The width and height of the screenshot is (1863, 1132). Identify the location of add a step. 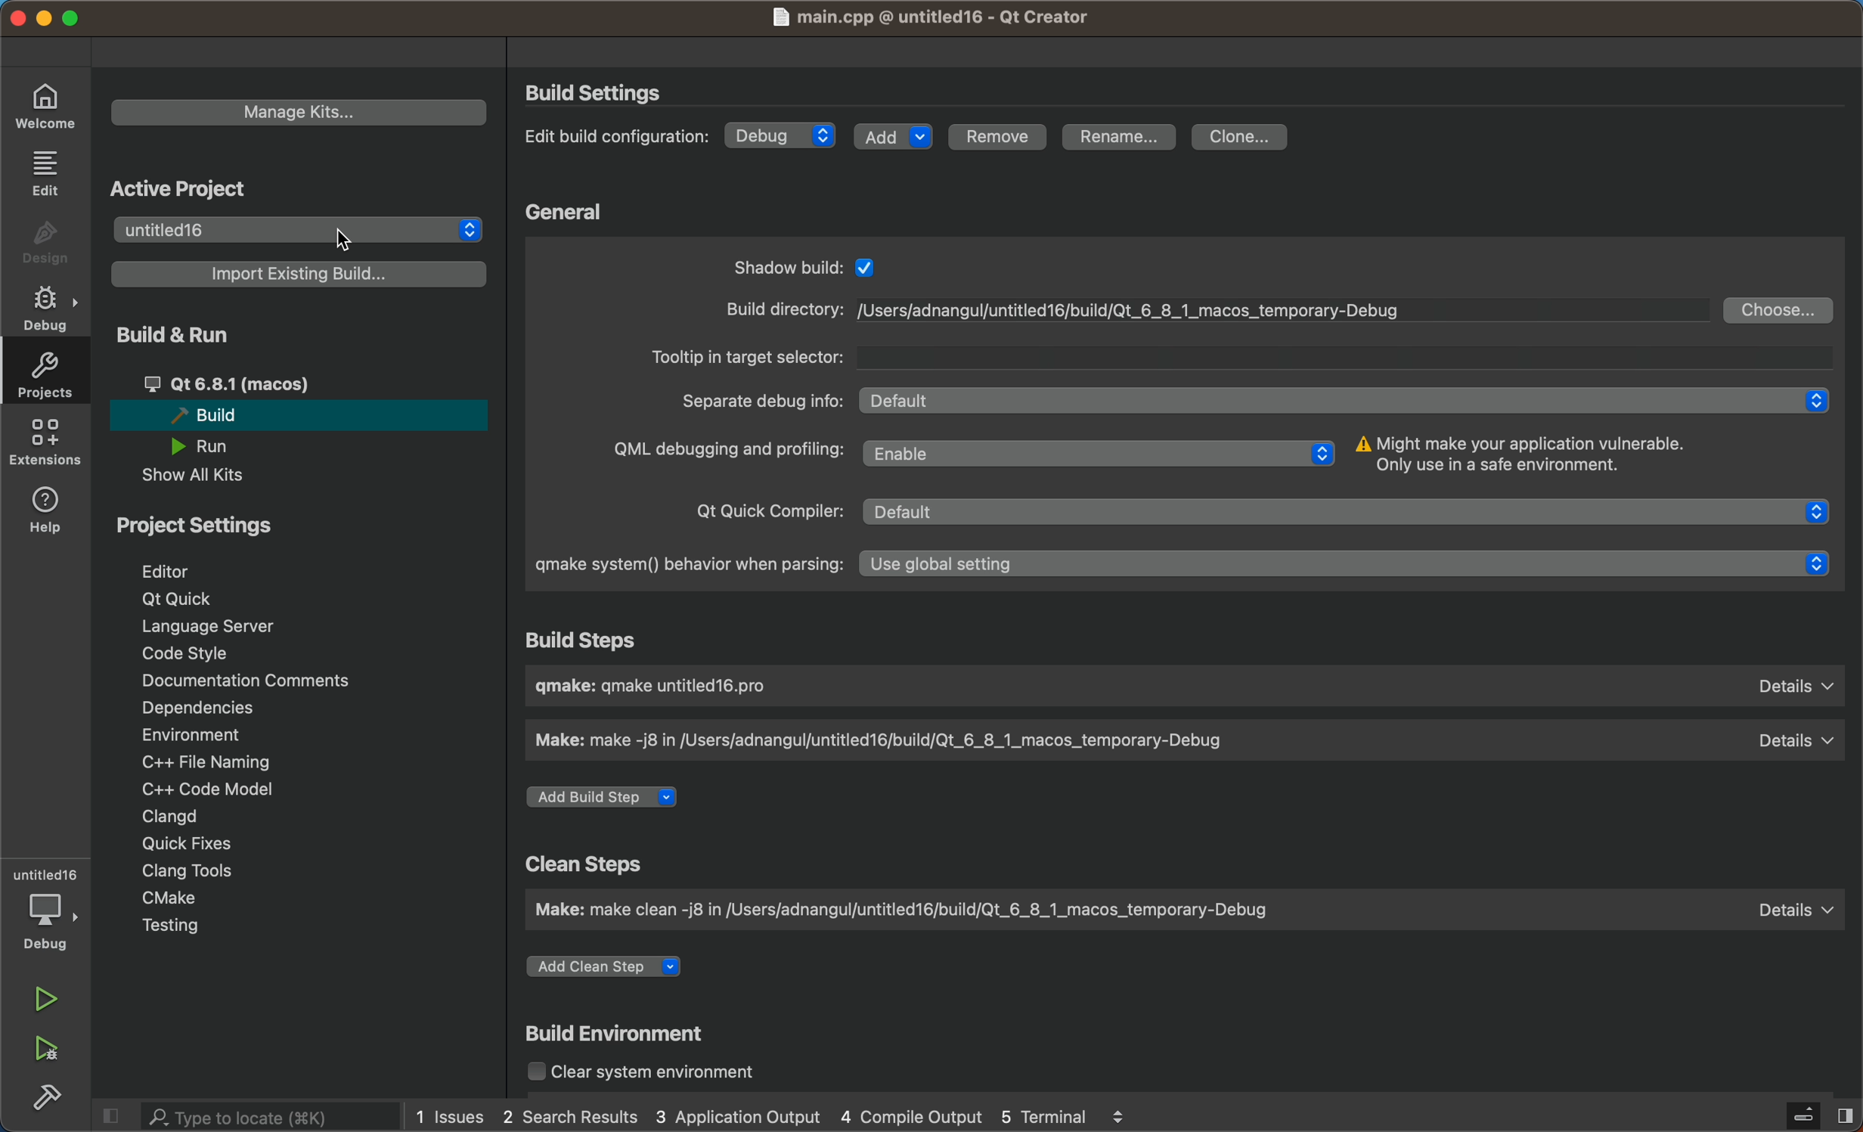
(609, 962).